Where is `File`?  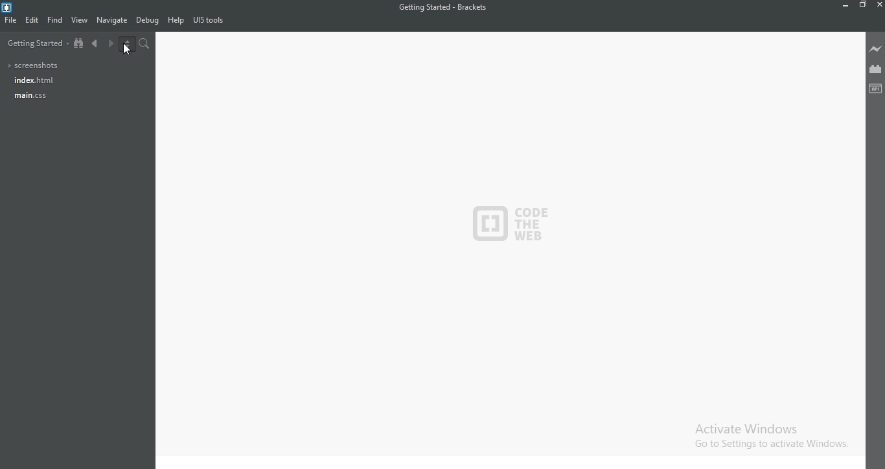 File is located at coordinates (12, 23).